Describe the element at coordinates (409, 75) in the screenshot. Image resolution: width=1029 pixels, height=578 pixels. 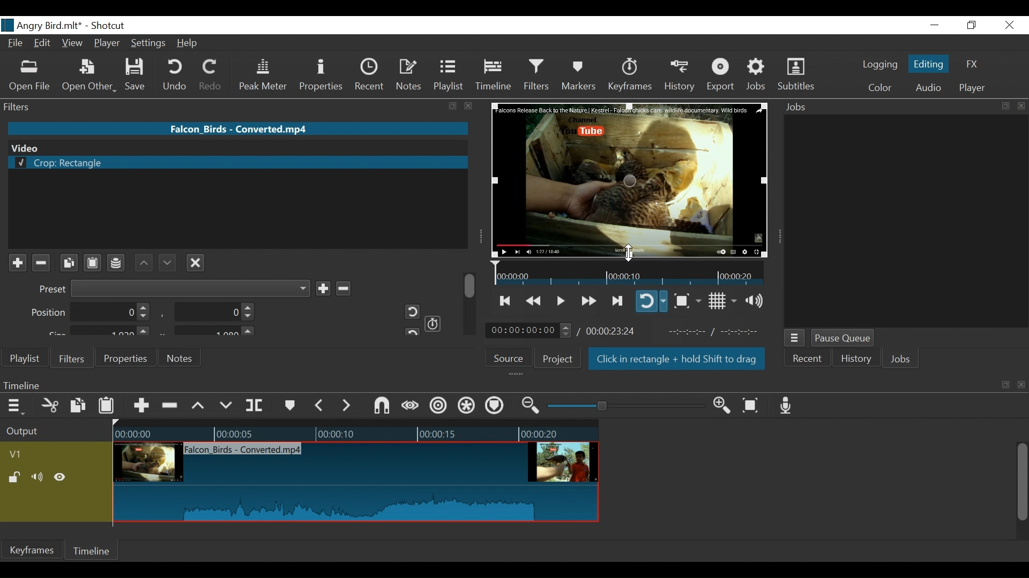
I see `Notes` at that location.